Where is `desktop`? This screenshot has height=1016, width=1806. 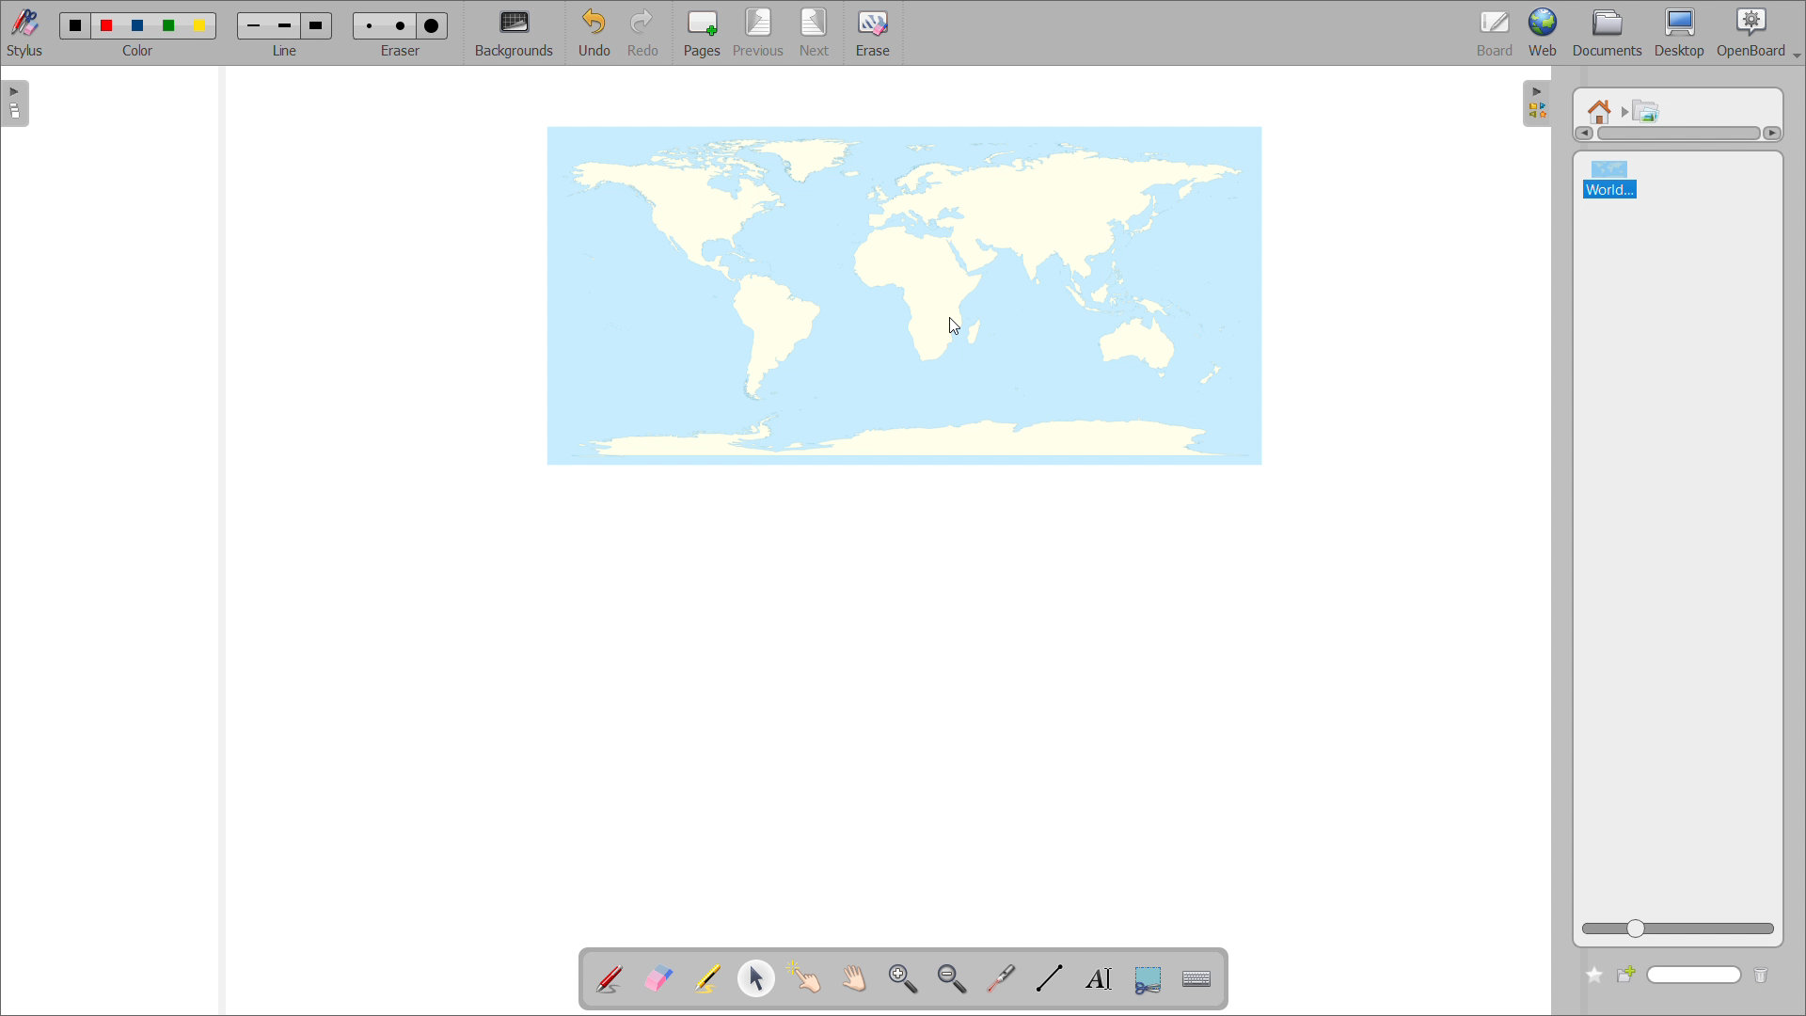 desktop is located at coordinates (1680, 33).